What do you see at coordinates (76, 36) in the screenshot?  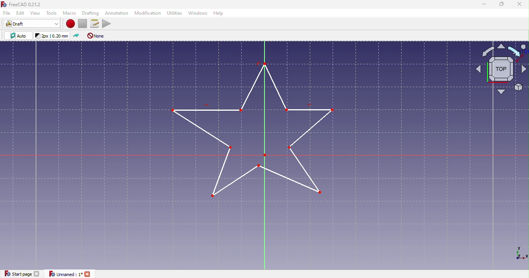 I see `Toggle construction mode` at bounding box center [76, 36].